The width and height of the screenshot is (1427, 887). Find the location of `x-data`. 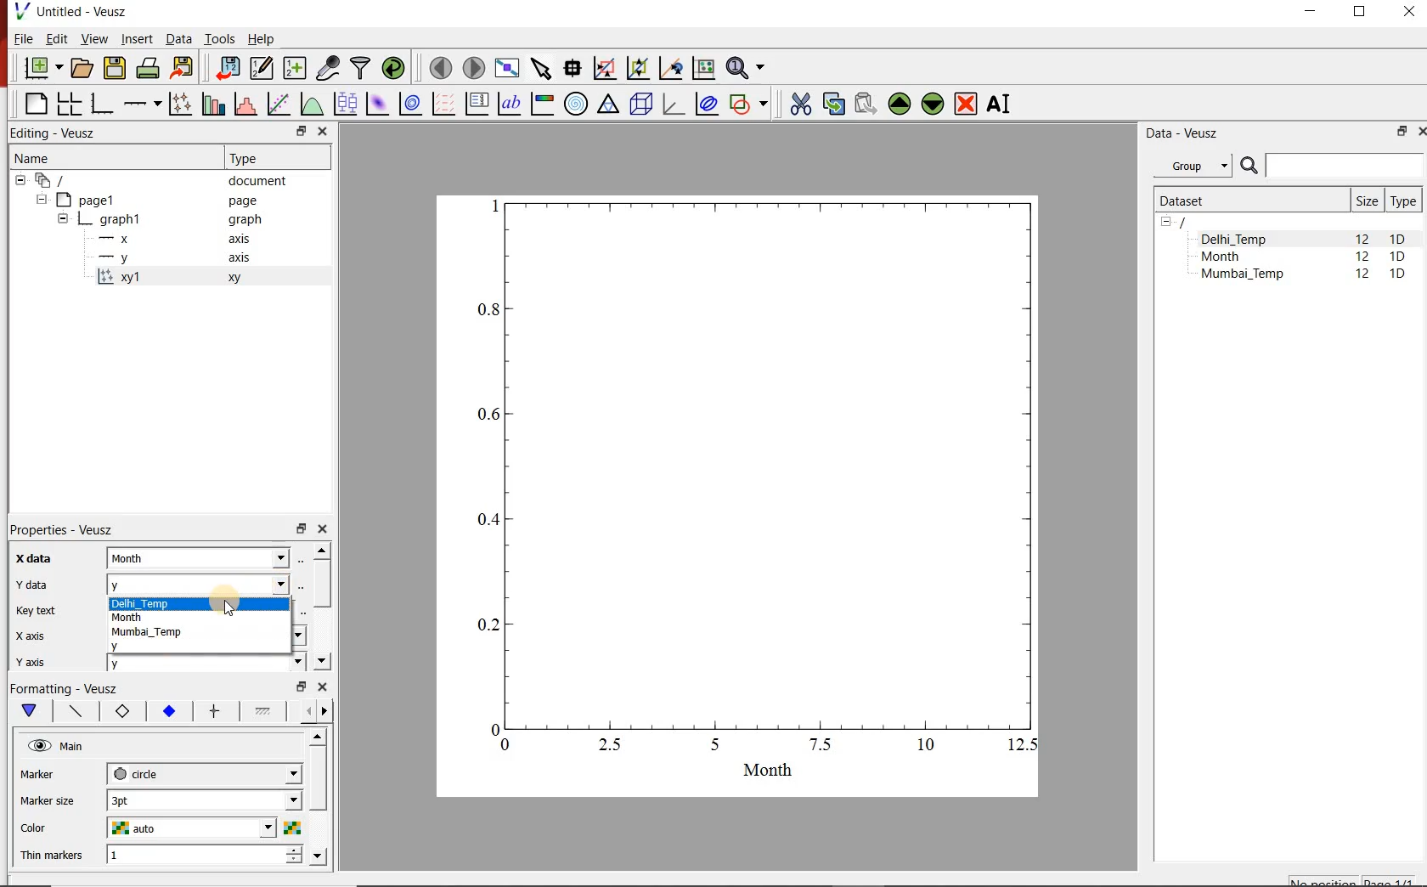

x-data is located at coordinates (36, 558).